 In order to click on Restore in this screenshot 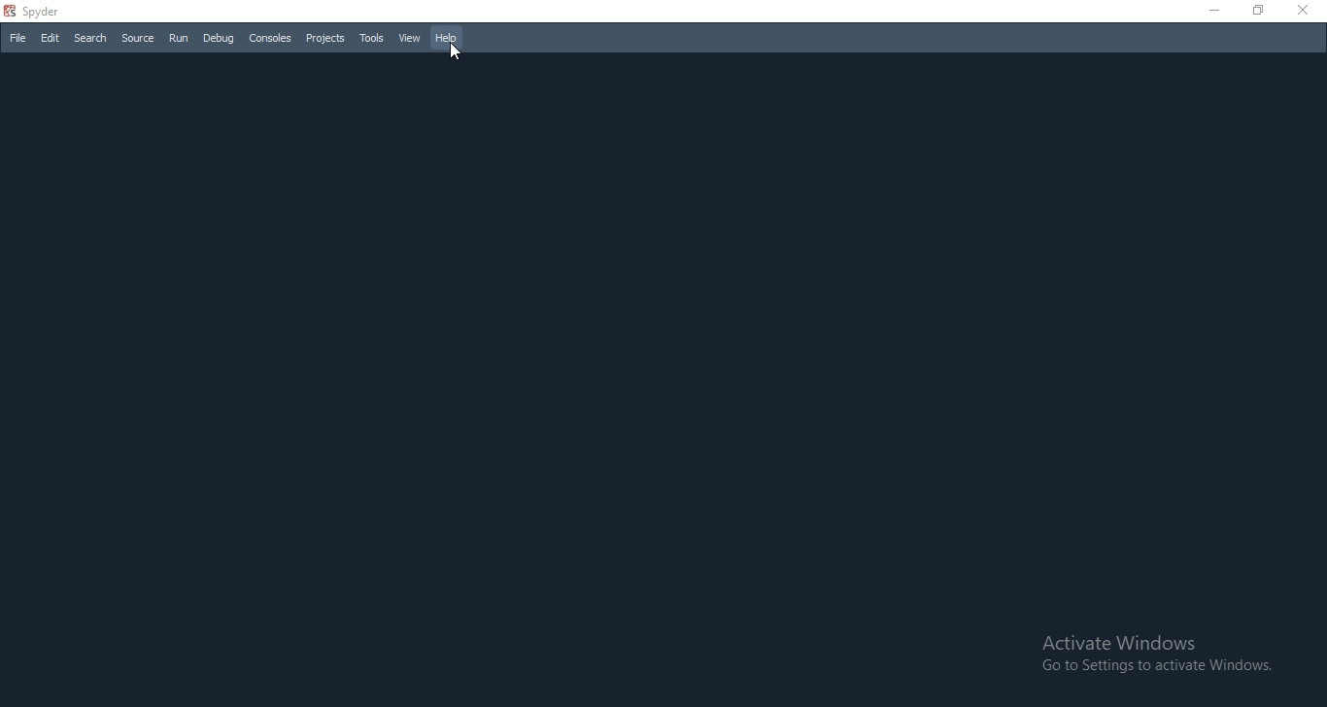, I will do `click(1261, 12)`.